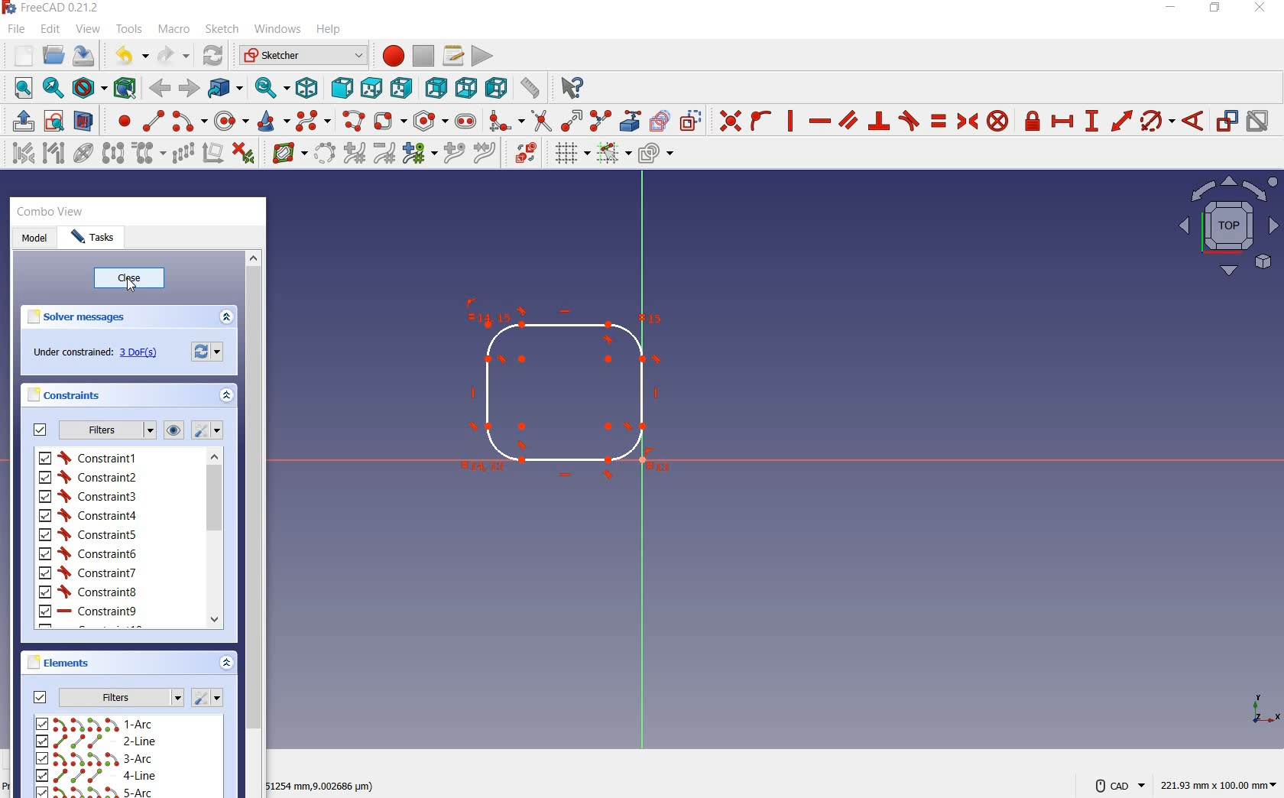 The image size is (1284, 798). What do you see at coordinates (1224, 228) in the screenshot?
I see `view` at bounding box center [1224, 228].